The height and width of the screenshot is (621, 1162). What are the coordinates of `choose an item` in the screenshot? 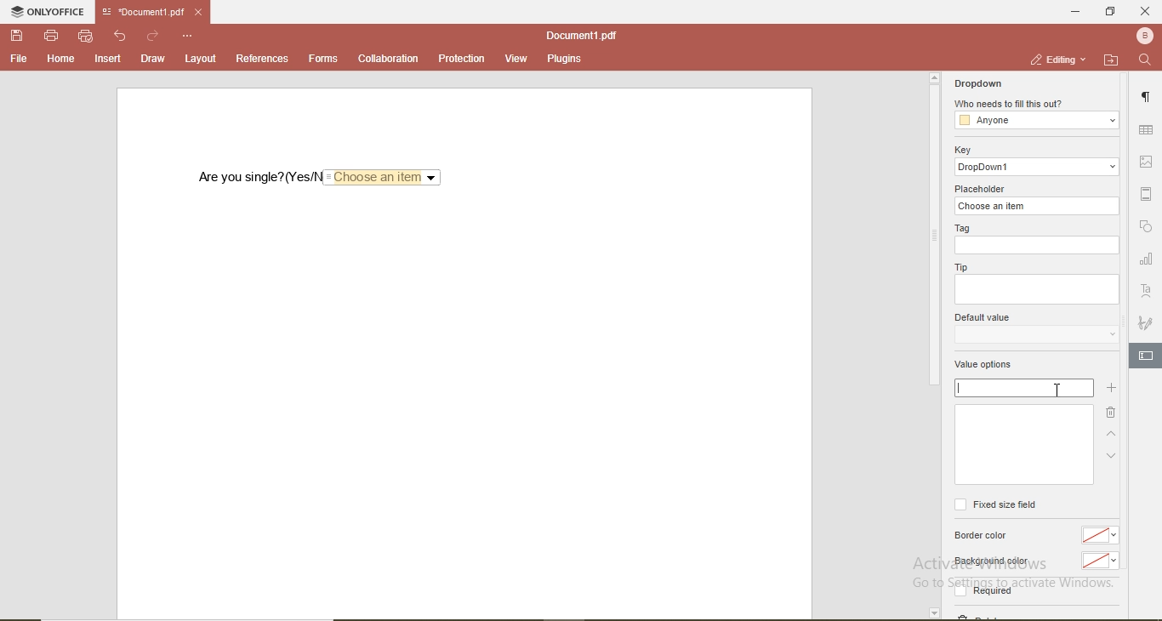 It's located at (1034, 207).